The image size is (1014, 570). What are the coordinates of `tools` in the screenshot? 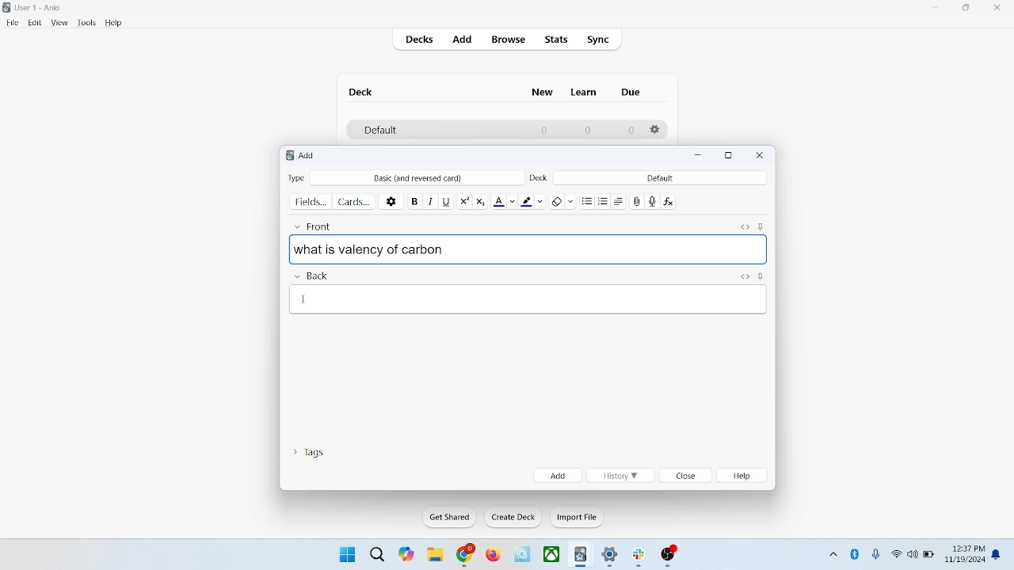 It's located at (86, 23).